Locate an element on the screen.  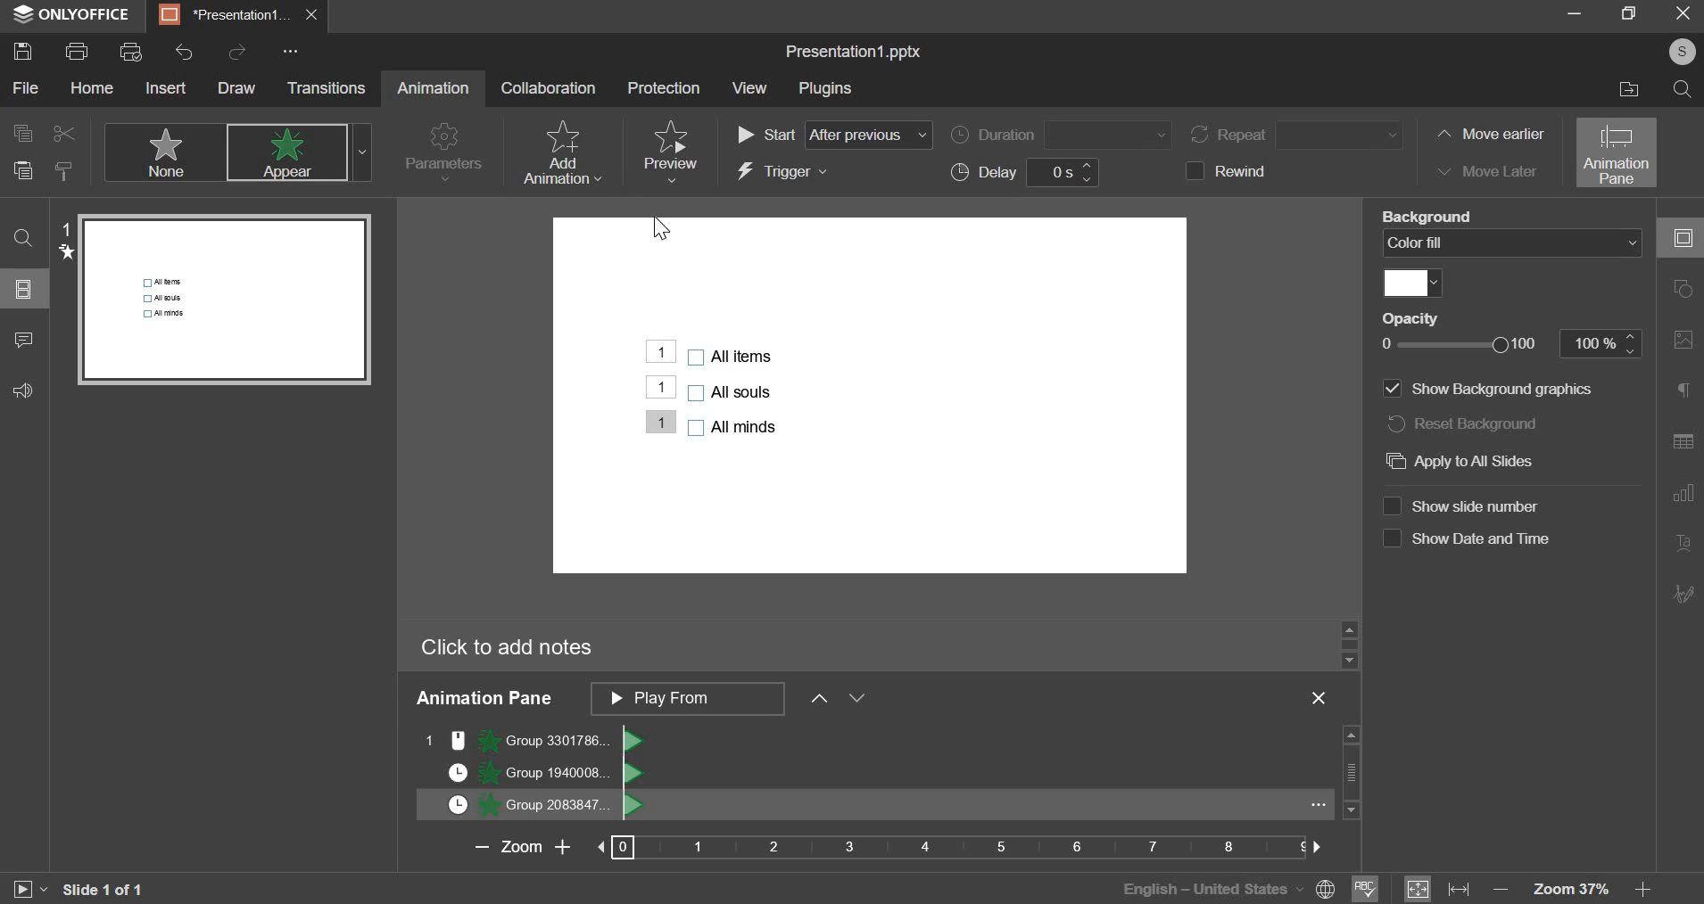
1 is located at coordinates (660, 422).